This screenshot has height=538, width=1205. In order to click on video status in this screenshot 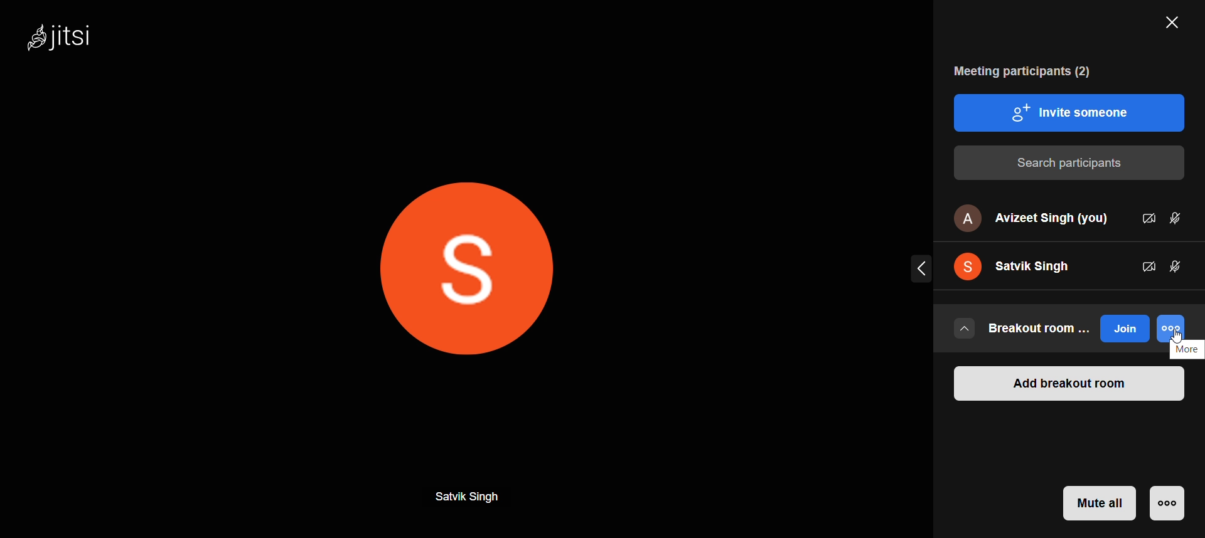, I will do `click(1147, 218)`.